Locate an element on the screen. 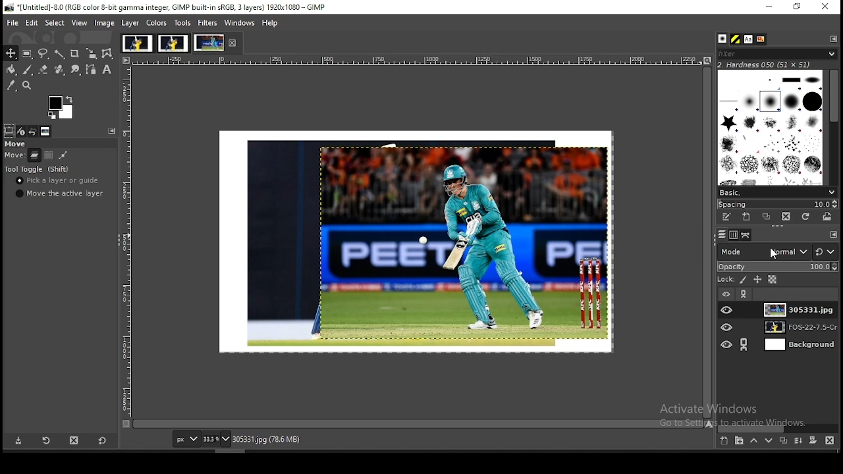 This screenshot has width=843, height=474. layer visibility on/off is located at coordinates (727, 346).